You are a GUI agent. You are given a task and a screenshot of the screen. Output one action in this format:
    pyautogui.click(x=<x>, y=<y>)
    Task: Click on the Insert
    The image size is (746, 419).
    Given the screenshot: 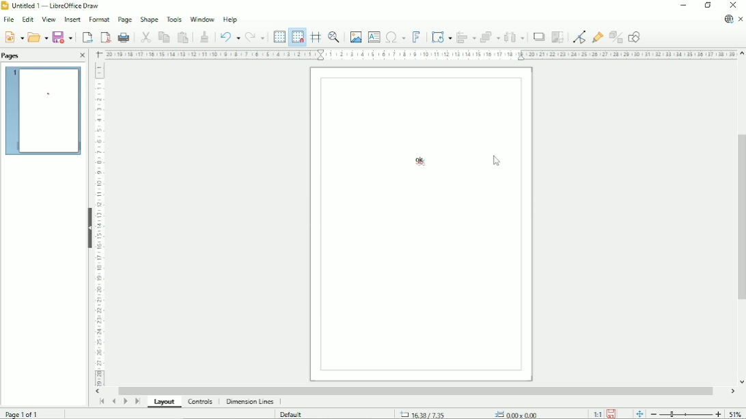 What is the action you would take?
    pyautogui.click(x=72, y=20)
    